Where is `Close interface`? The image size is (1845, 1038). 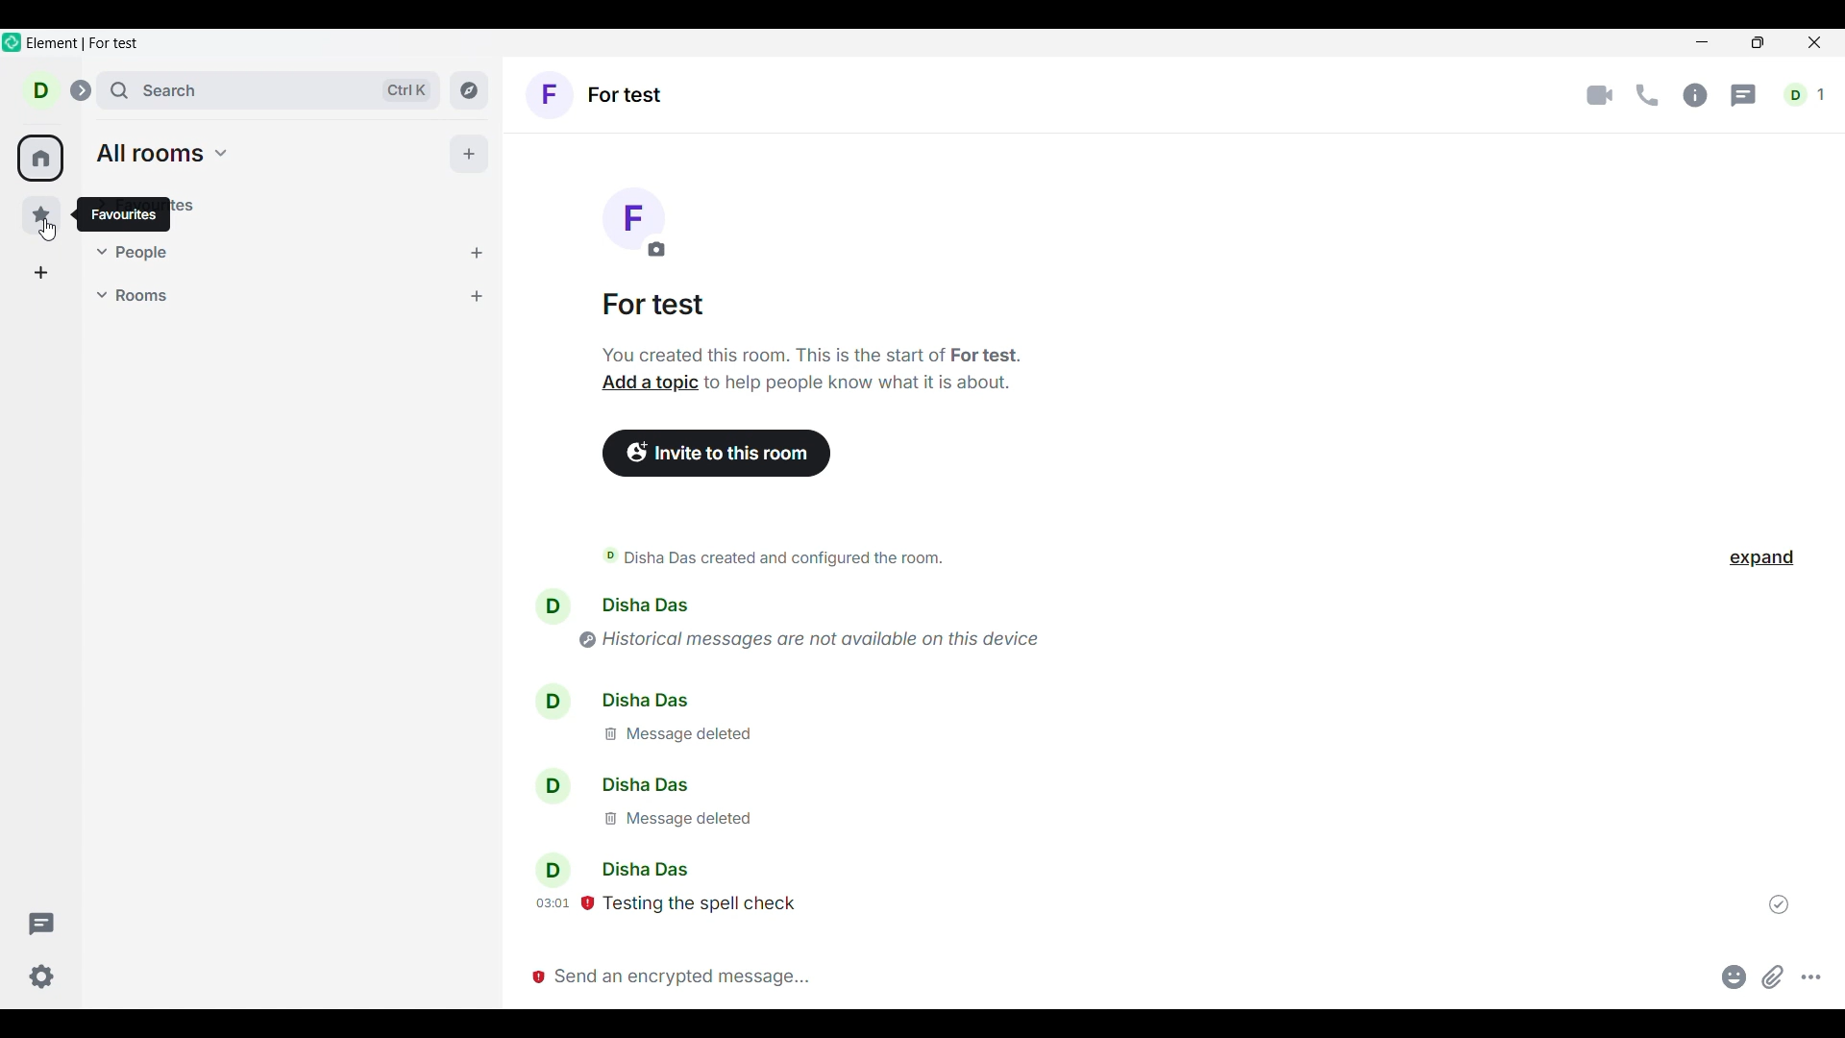
Close interface is located at coordinates (1814, 42).